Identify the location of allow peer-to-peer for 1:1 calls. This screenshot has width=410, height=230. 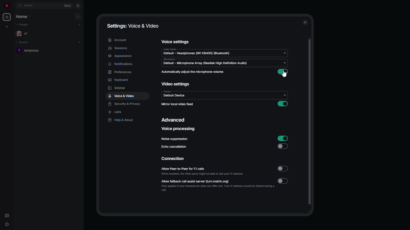
(203, 171).